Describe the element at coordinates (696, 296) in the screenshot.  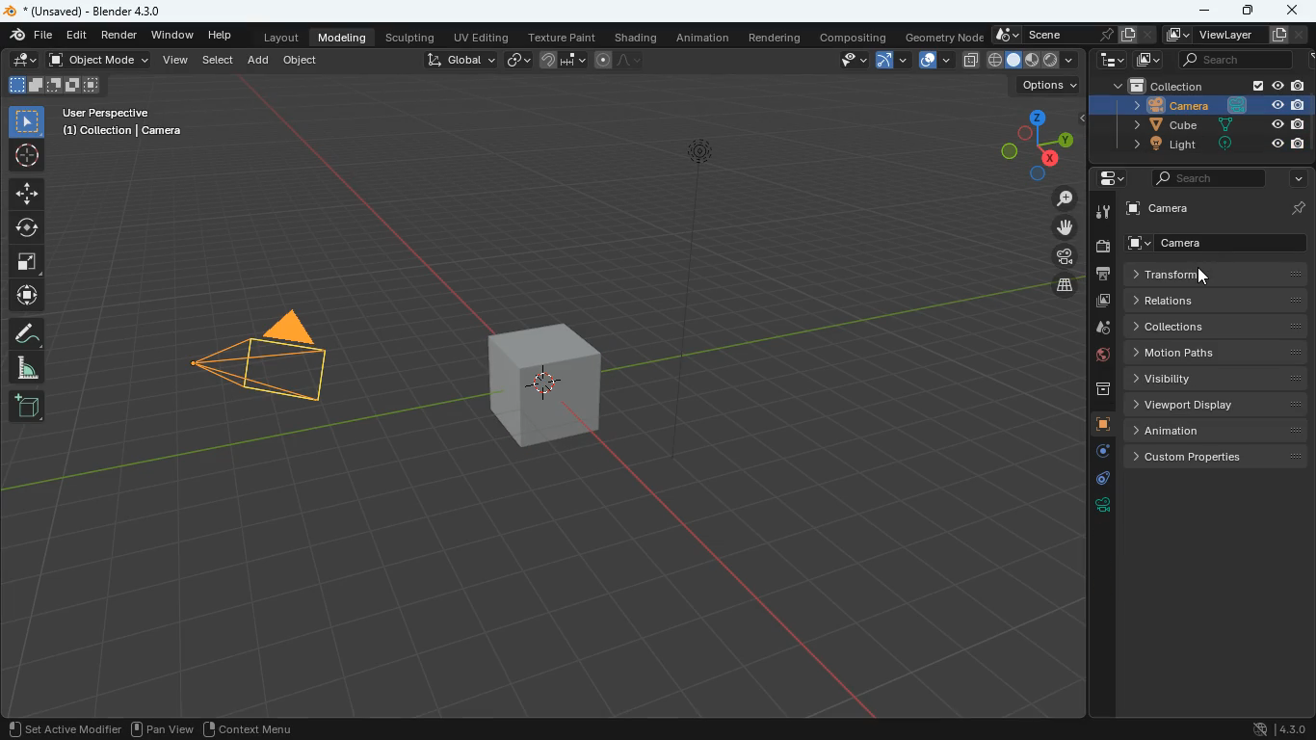
I see `line object` at that location.